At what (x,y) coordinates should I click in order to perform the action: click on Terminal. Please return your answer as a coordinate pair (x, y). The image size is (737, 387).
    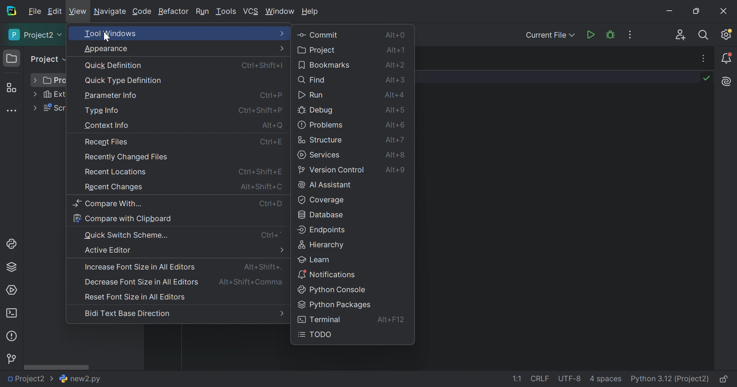
    Looking at the image, I should click on (319, 319).